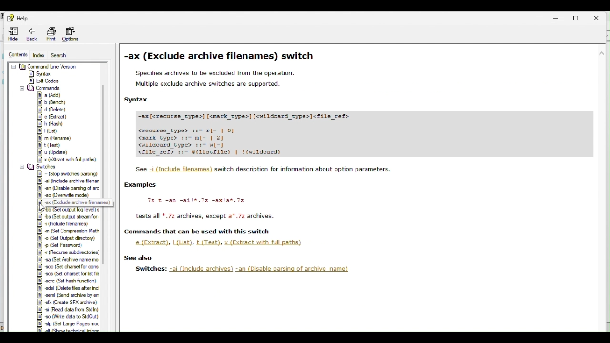  What do you see at coordinates (51, 102) in the screenshot?
I see `8] b (Bench)` at bounding box center [51, 102].